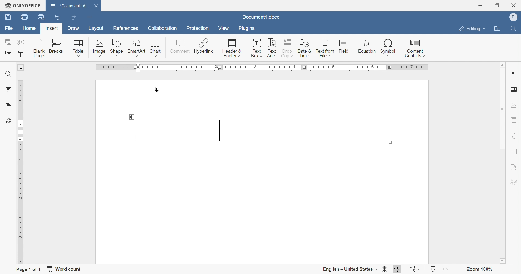  What do you see at coordinates (516, 5) in the screenshot?
I see `Close` at bounding box center [516, 5].